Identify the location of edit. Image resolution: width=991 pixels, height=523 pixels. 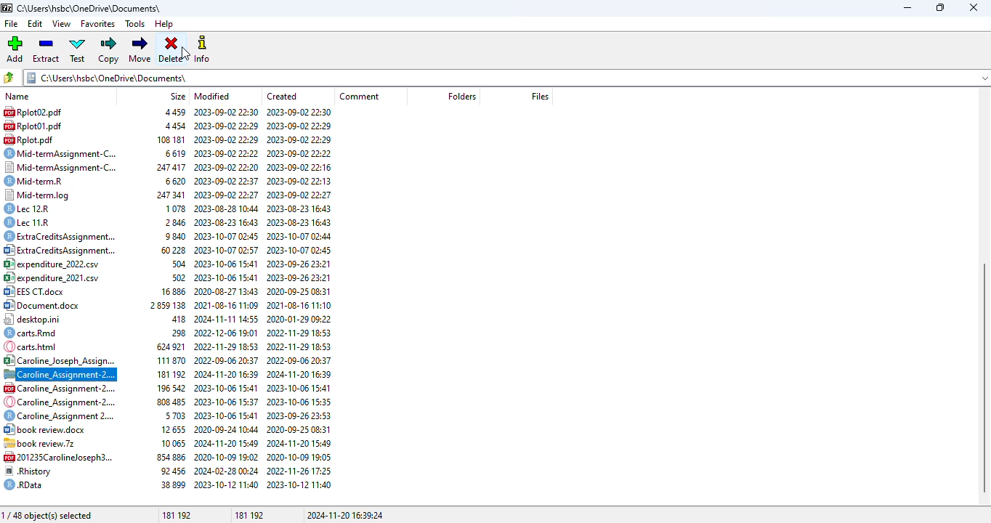
(36, 24).